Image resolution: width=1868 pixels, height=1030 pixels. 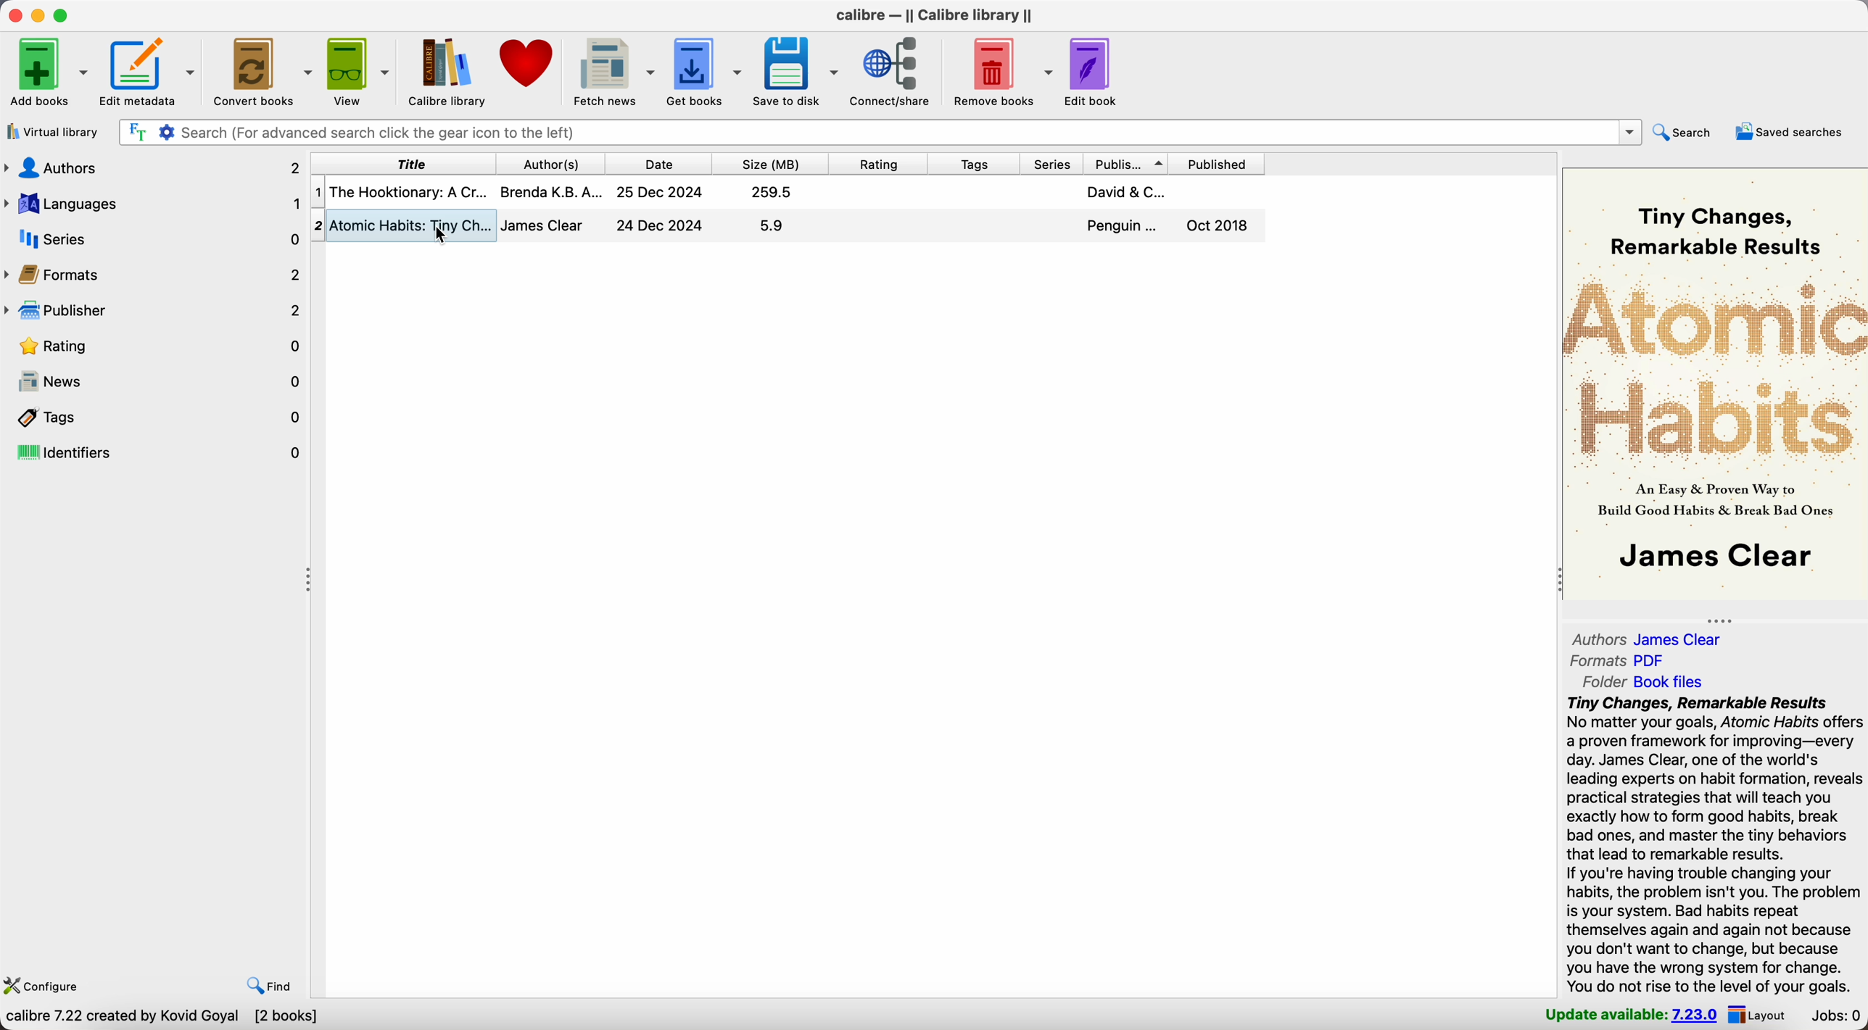 What do you see at coordinates (769, 162) in the screenshot?
I see `size` at bounding box center [769, 162].